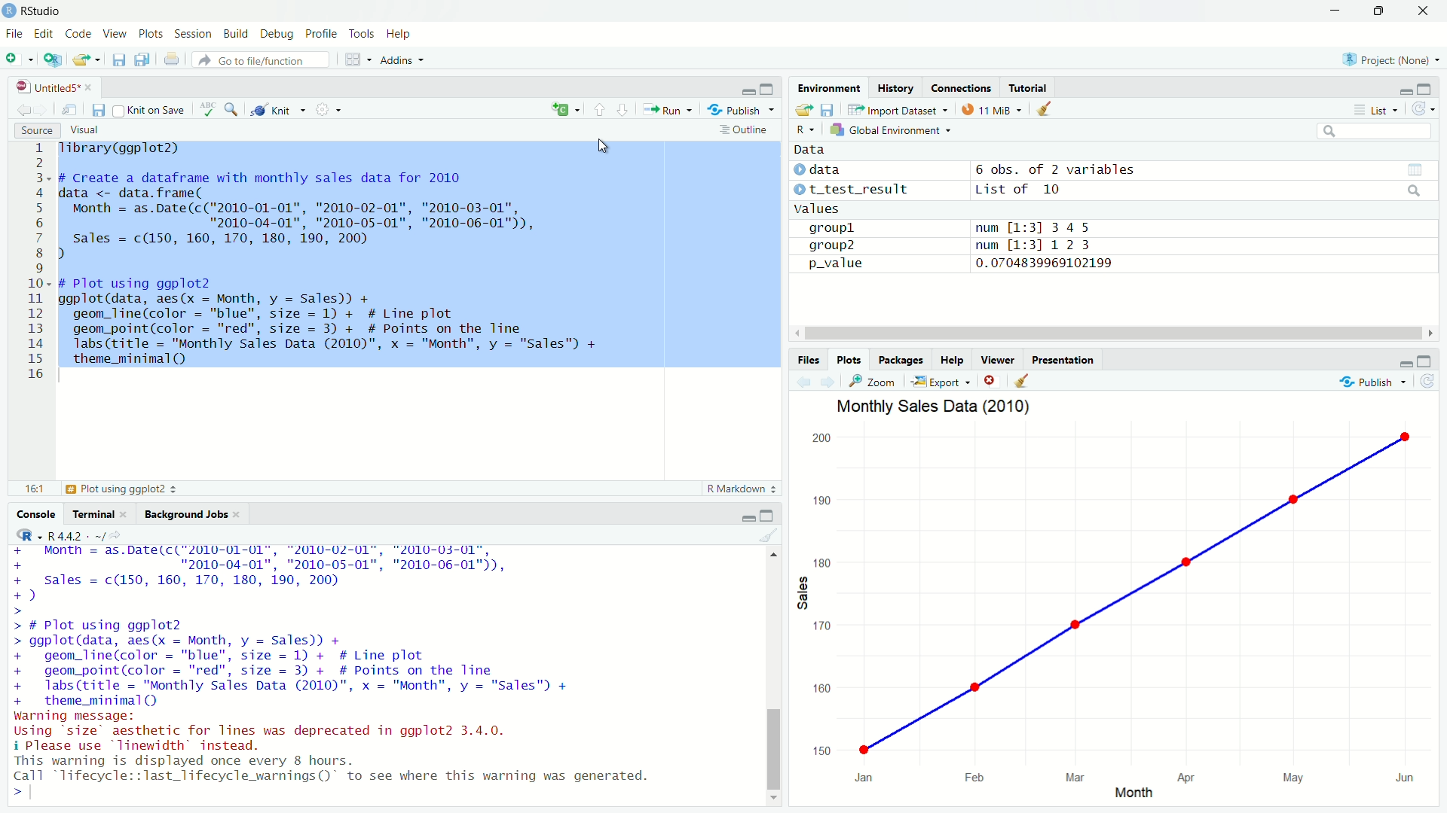 Image resolution: width=1447 pixels, height=813 pixels. What do you see at coordinates (1404, 88) in the screenshot?
I see `minimise` at bounding box center [1404, 88].